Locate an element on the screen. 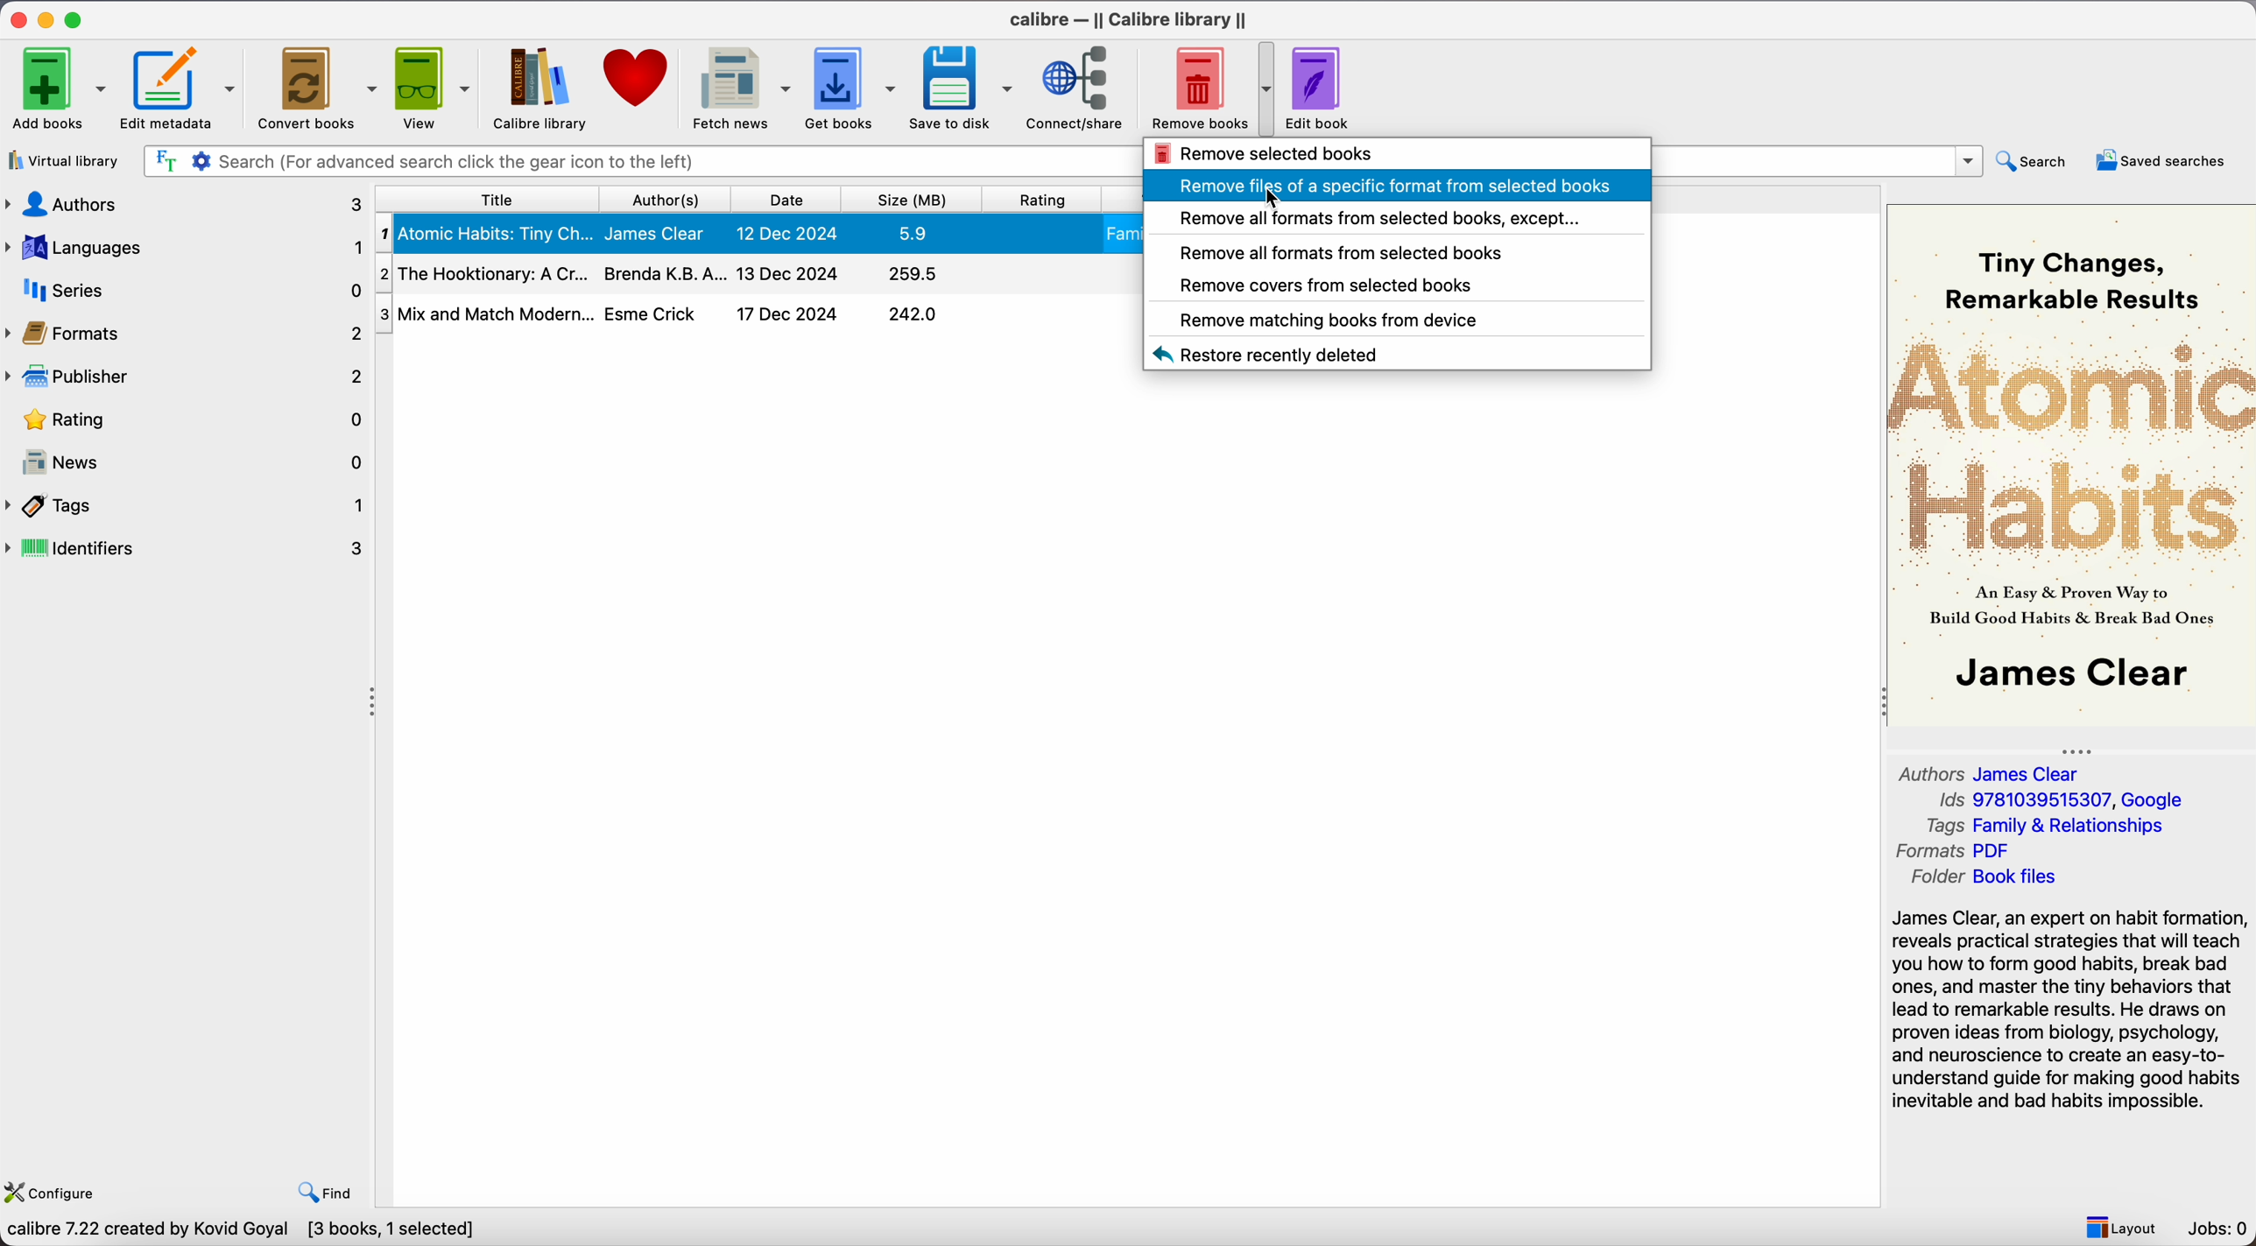 The image size is (2256, 1246). author(s) is located at coordinates (668, 198).